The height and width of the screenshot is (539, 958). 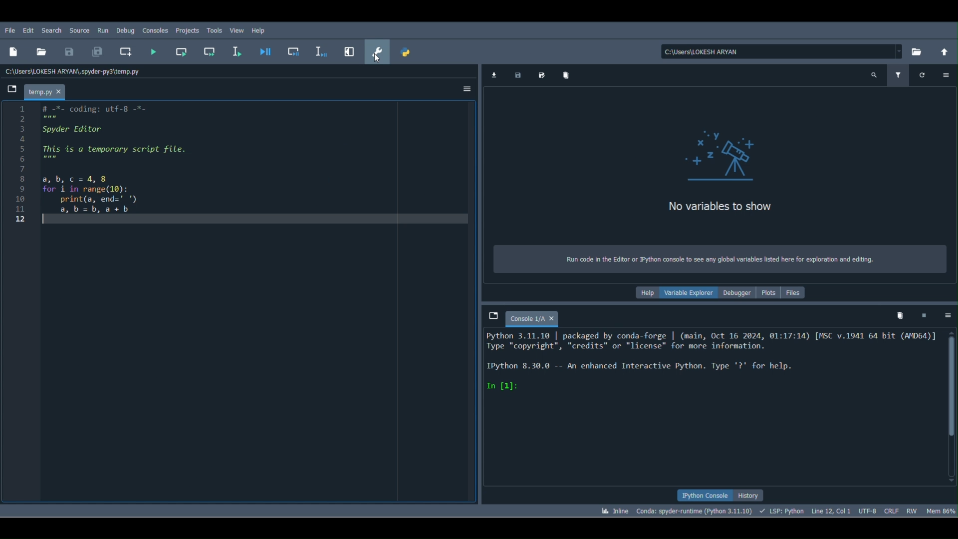 What do you see at coordinates (942, 53) in the screenshot?
I see `Change to parent directory` at bounding box center [942, 53].